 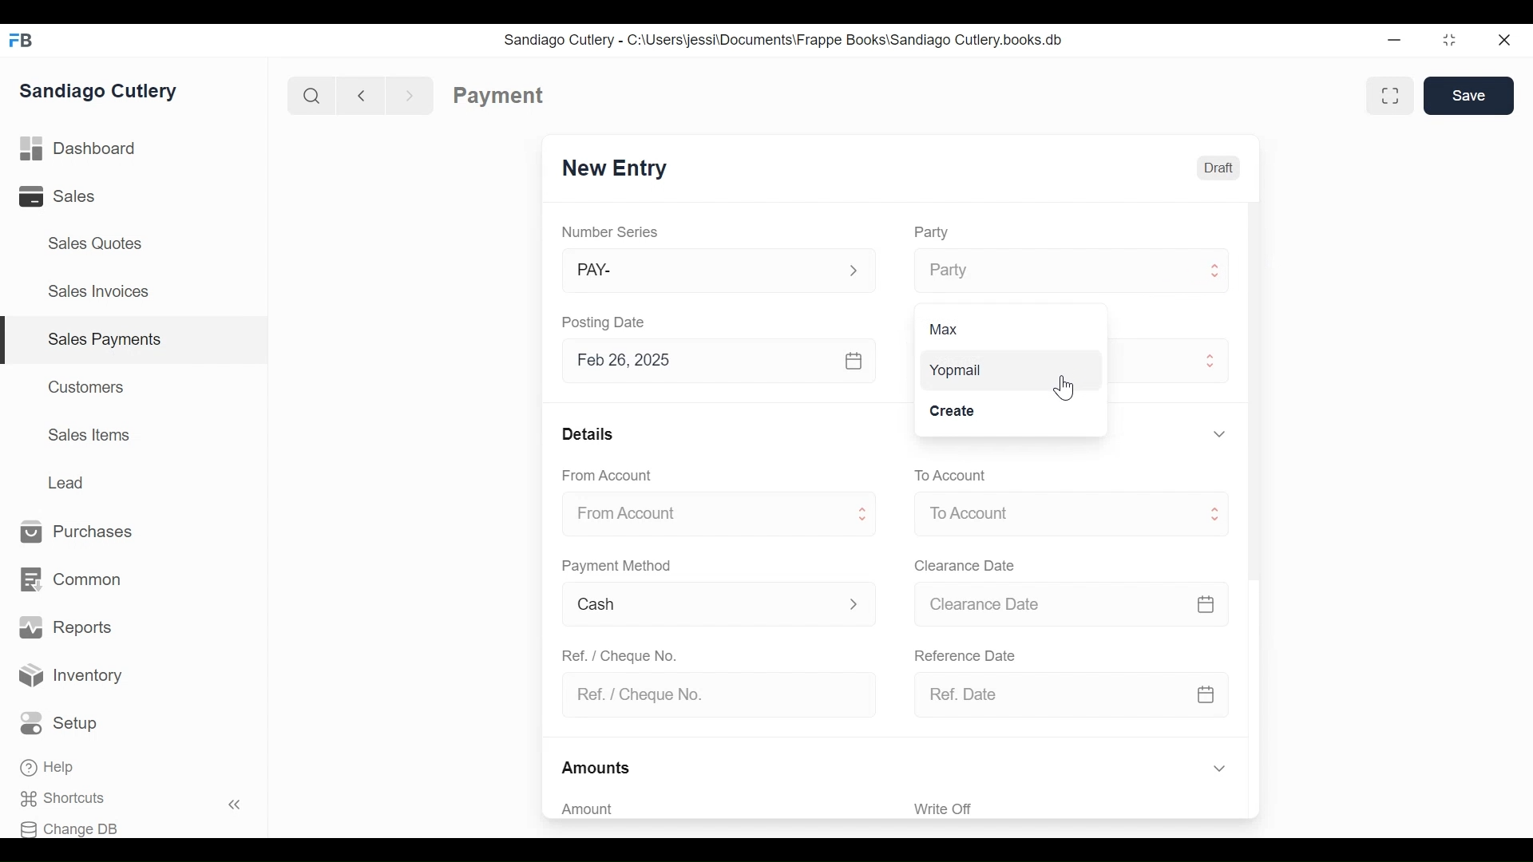 I want to click on Sales Quotes, so click(x=93, y=243).